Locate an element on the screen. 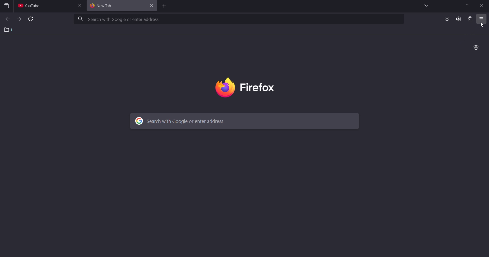 The image size is (489, 257). reload current page is located at coordinates (31, 19).